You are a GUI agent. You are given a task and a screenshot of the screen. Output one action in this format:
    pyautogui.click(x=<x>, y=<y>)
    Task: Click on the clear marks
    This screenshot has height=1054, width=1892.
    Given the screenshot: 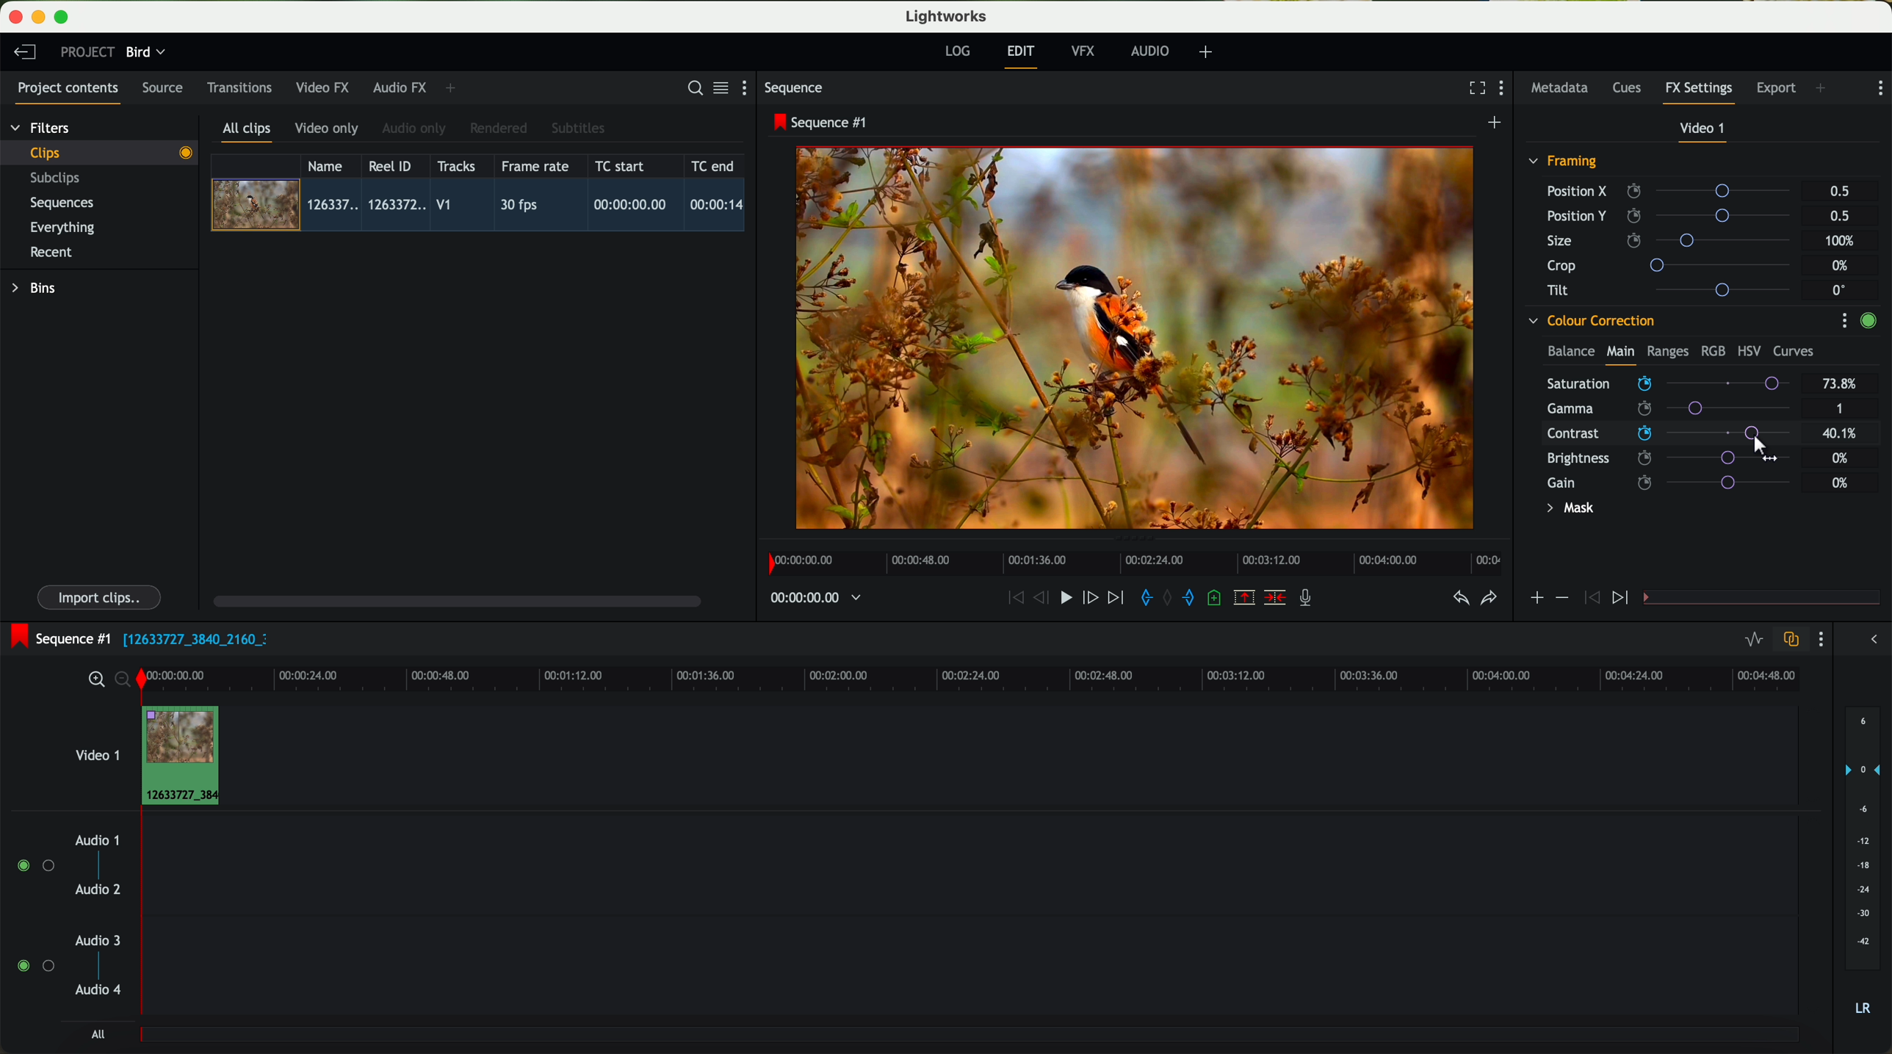 What is the action you would take?
    pyautogui.click(x=1169, y=598)
    